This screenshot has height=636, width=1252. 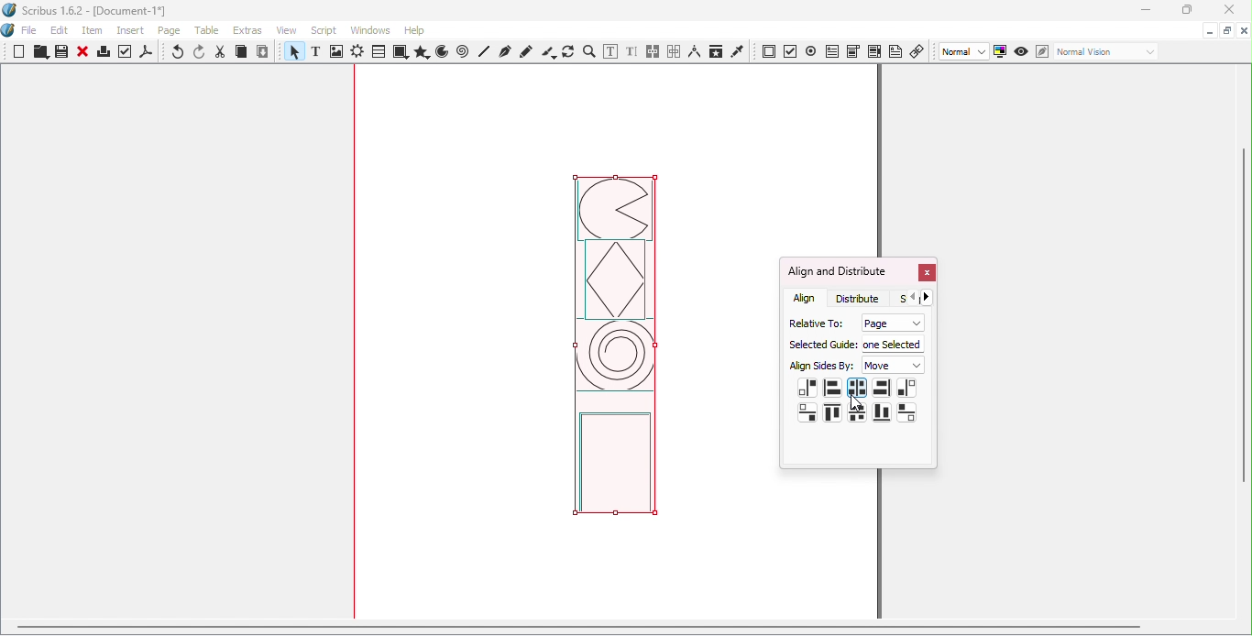 I want to click on Measurements, so click(x=694, y=51).